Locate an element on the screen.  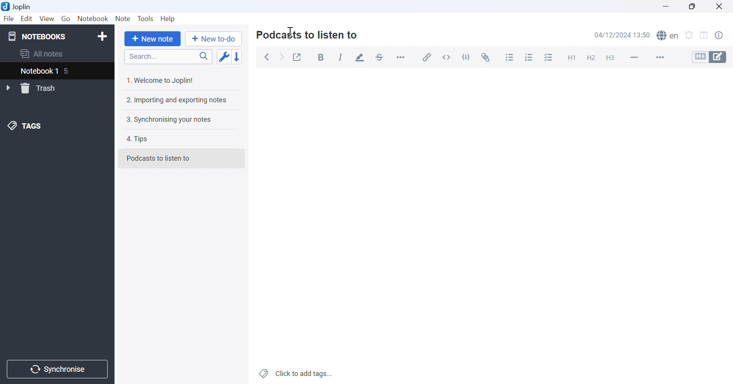
Click to add notes... is located at coordinates (297, 373).